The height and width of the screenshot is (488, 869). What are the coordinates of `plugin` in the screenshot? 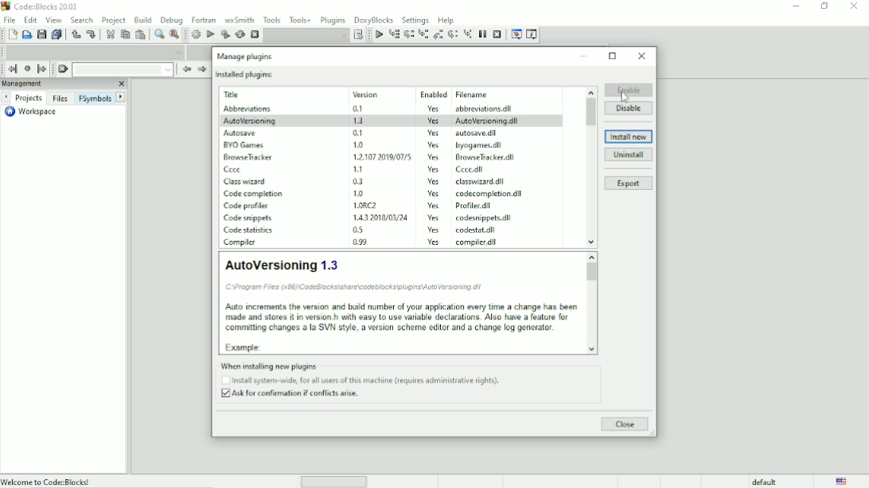 It's located at (241, 242).